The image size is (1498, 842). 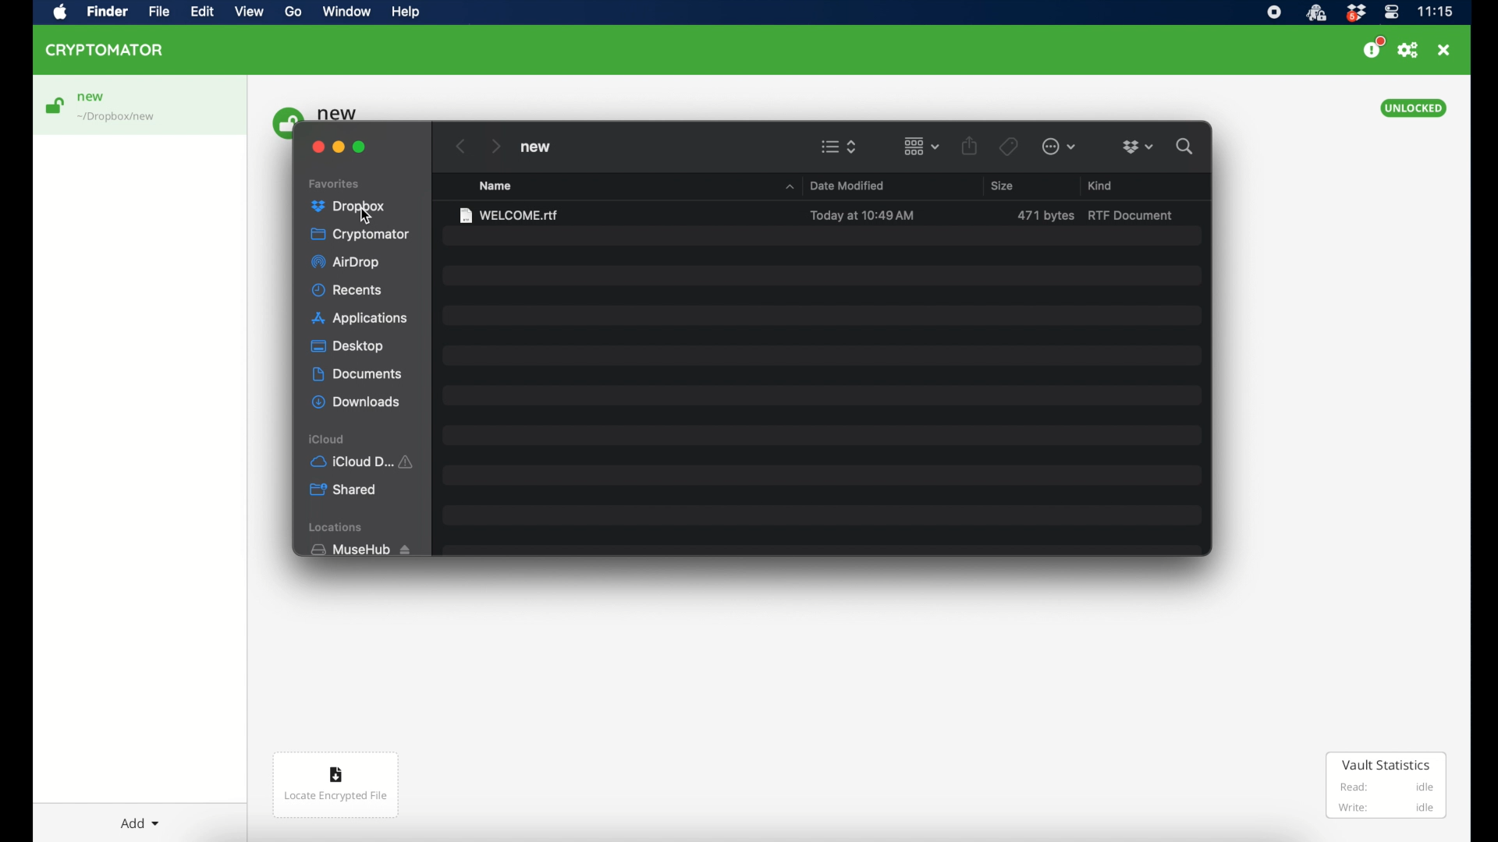 I want to click on unlock, so click(x=54, y=105).